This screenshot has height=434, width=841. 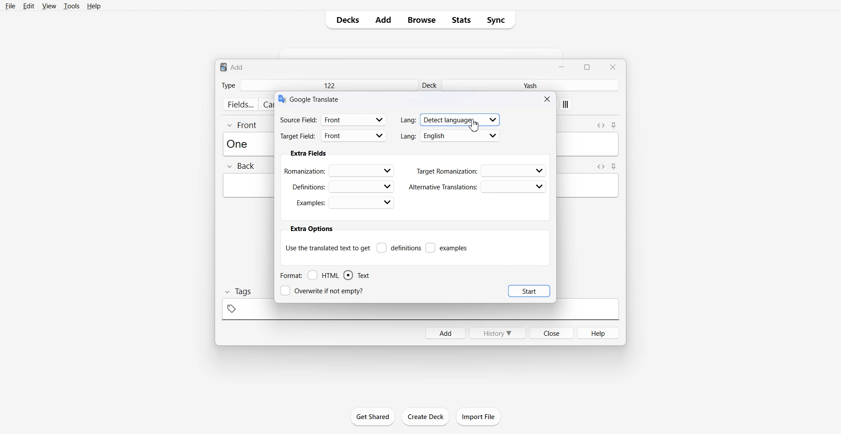 What do you see at coordinates (240, 167) in the screenshot?
I see `Back` at bounding box center [240, 167].